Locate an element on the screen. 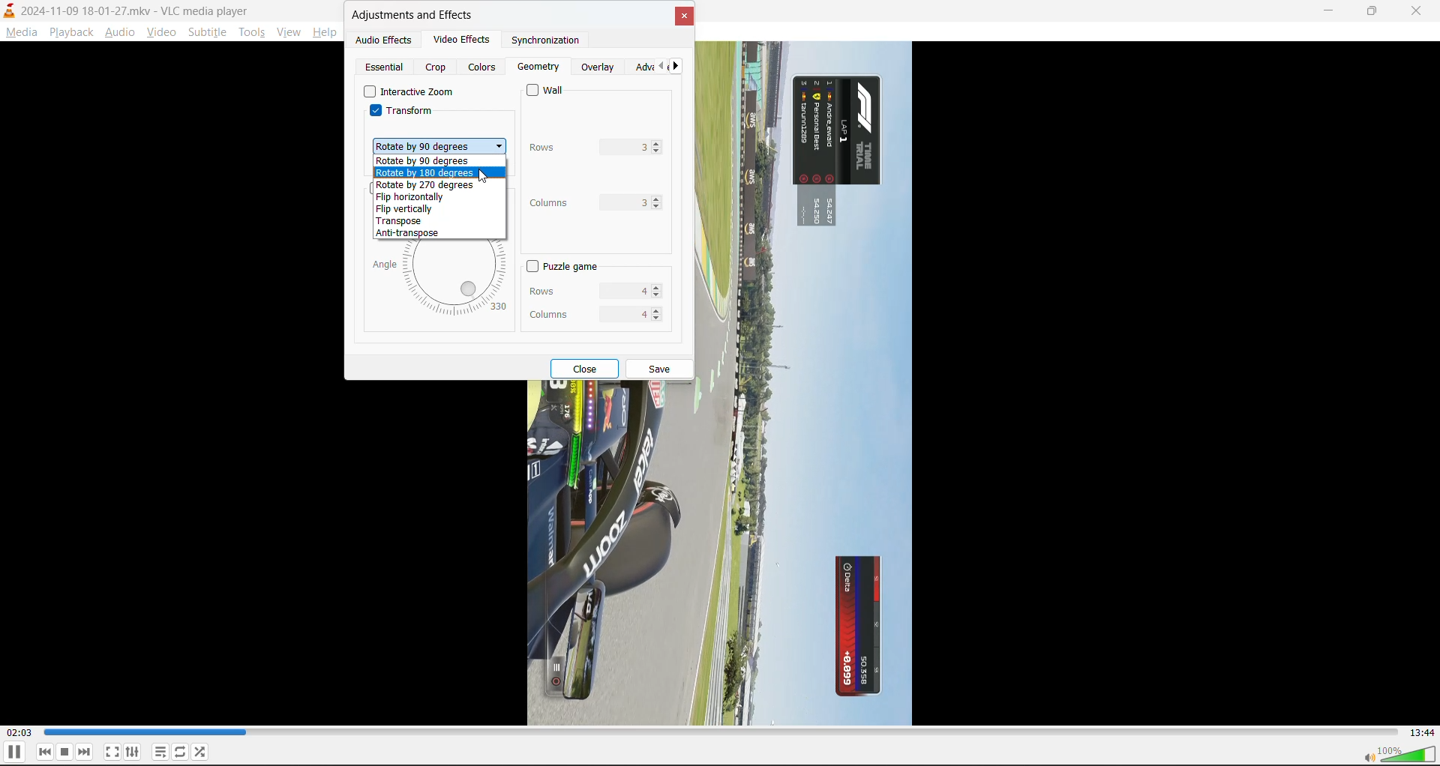  Essential is located at coordinates (385, 67).